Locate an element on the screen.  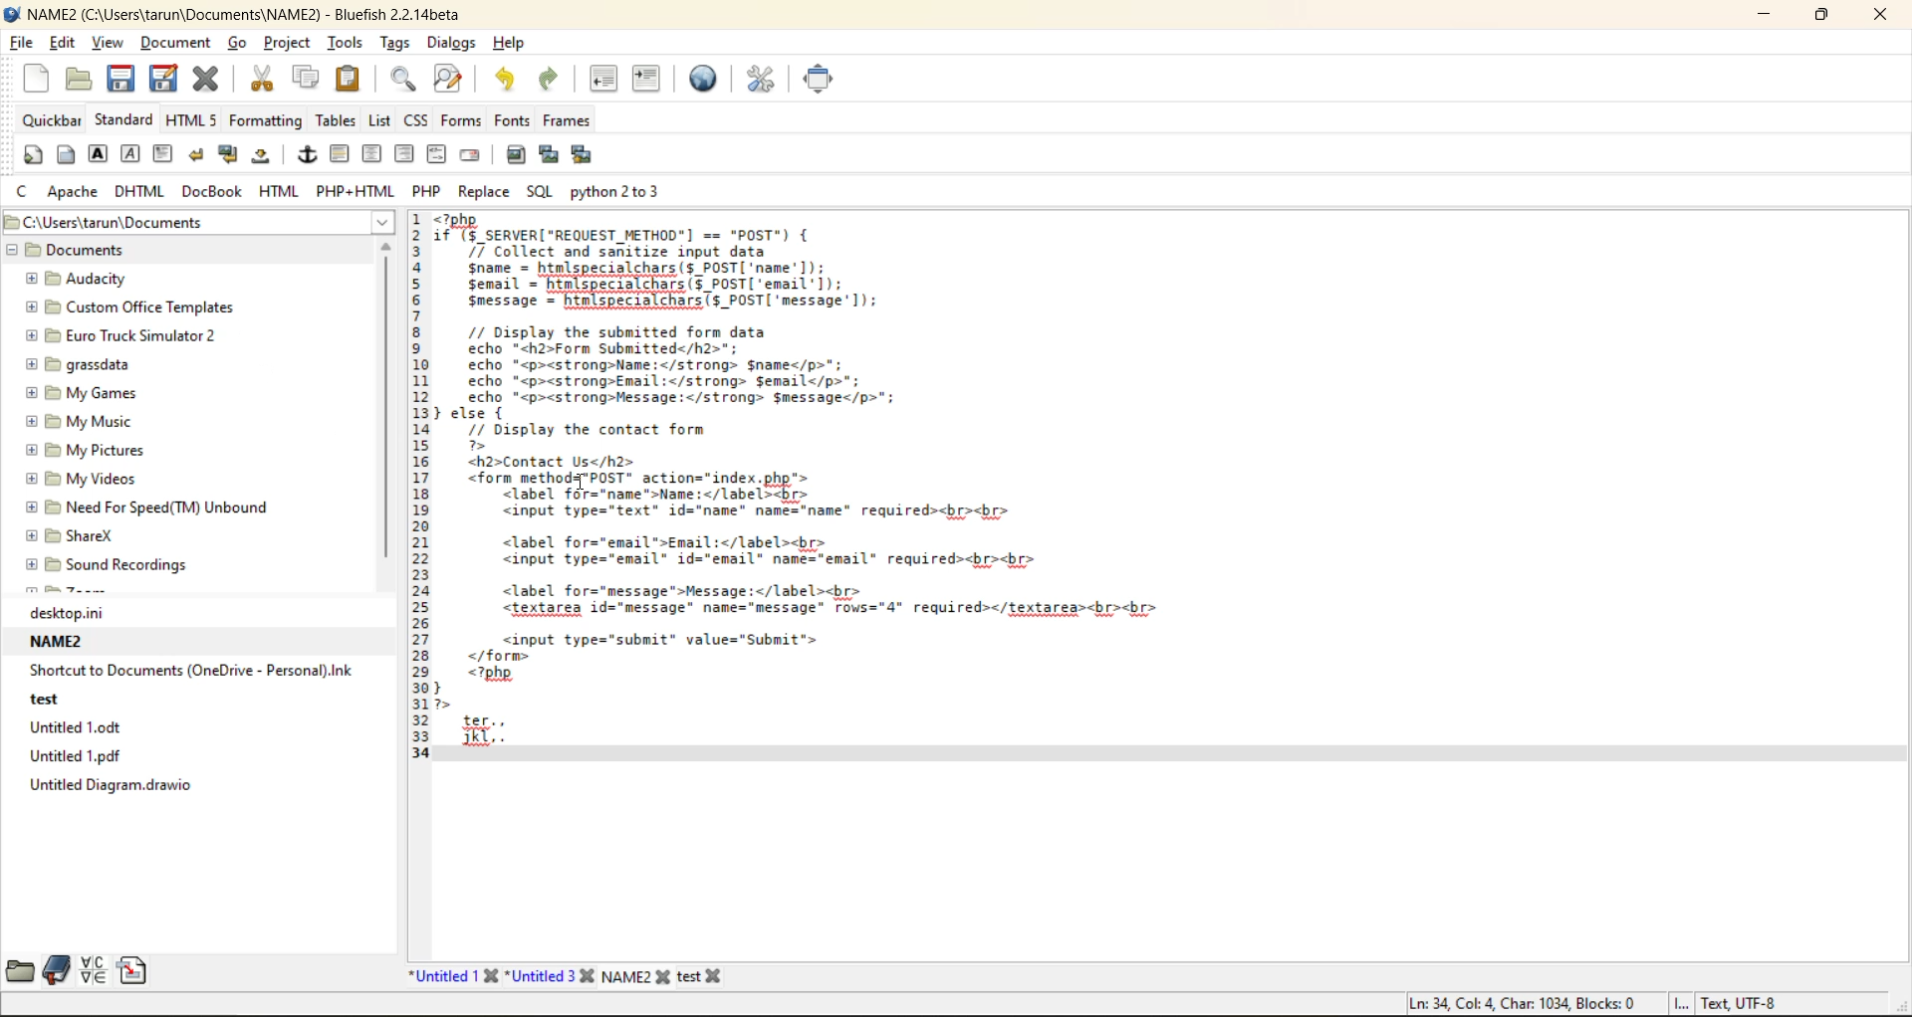
open is located at coordinates (75, 80).